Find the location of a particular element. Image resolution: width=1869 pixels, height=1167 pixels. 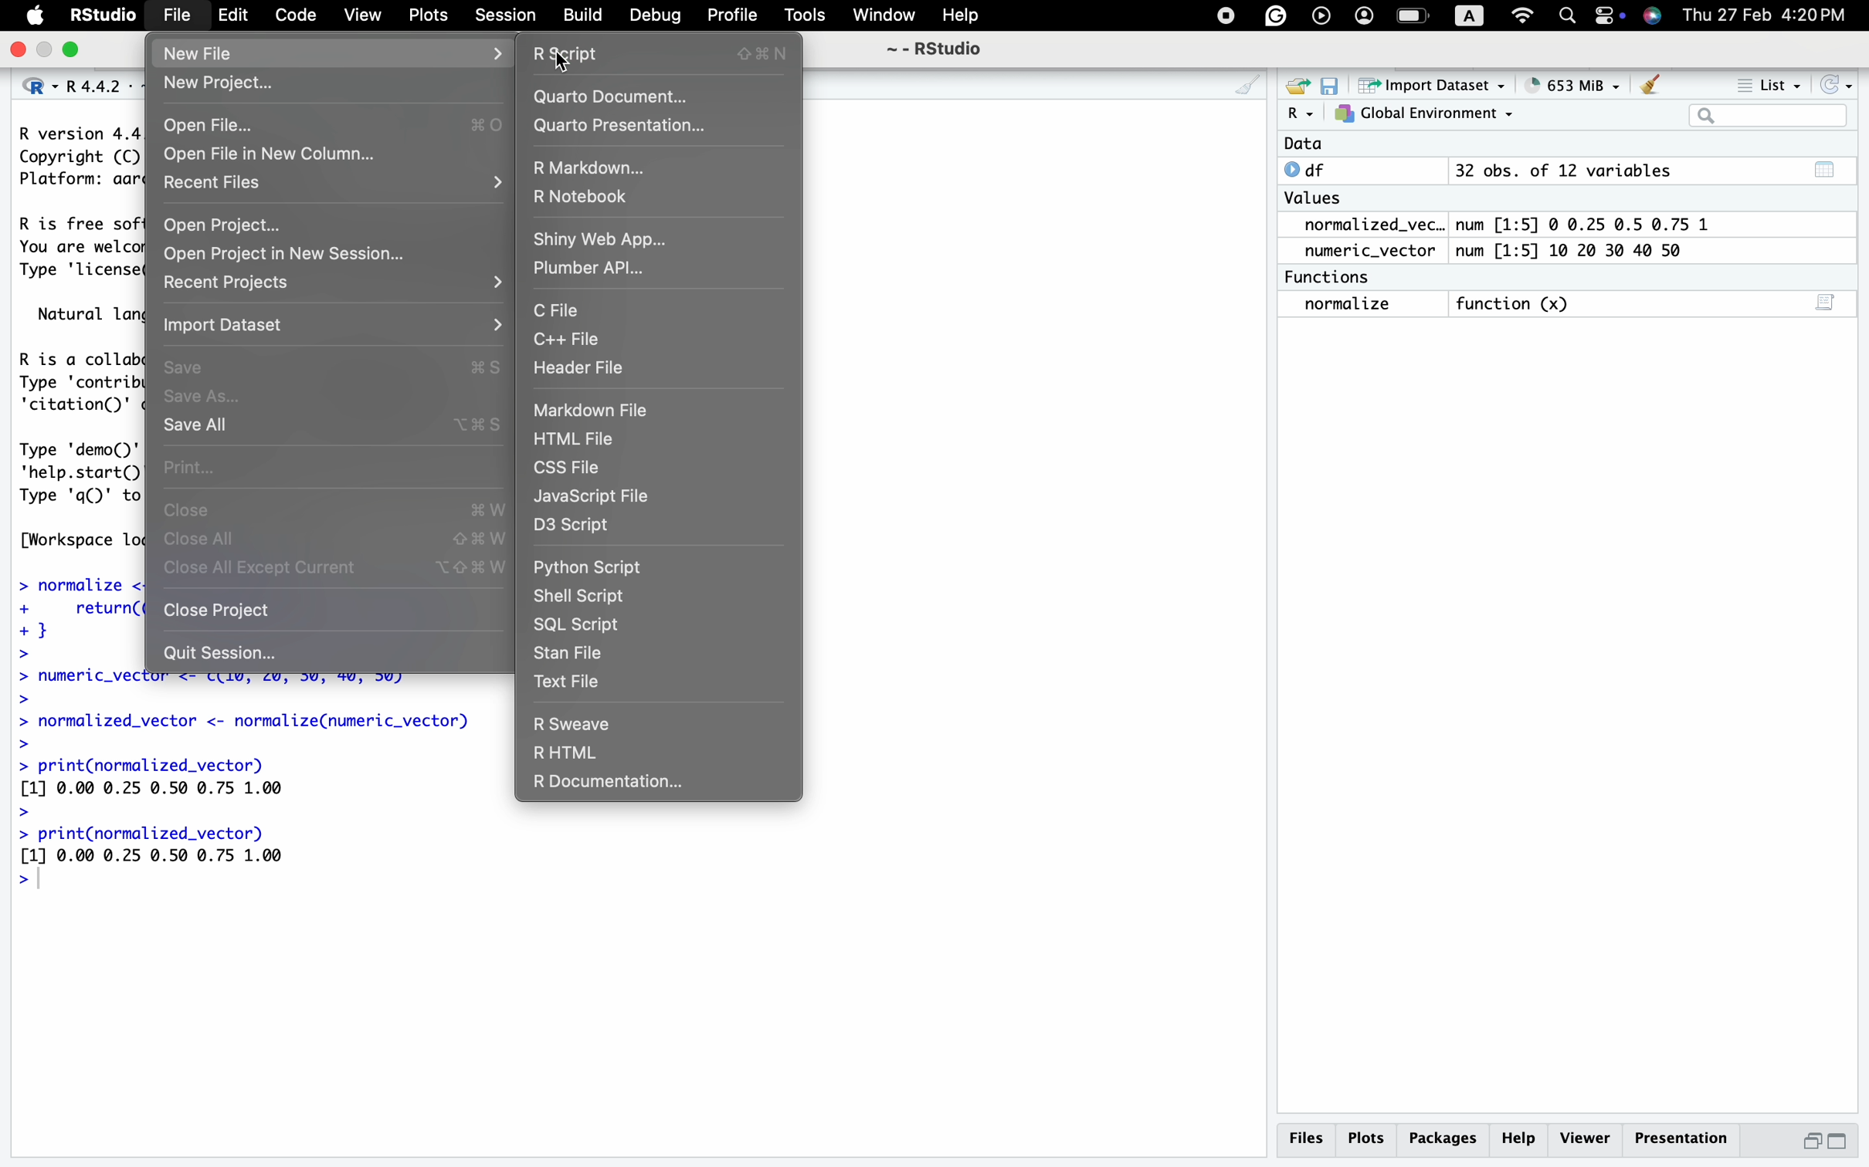

Viewer is located at coordinates (1586, 1136).